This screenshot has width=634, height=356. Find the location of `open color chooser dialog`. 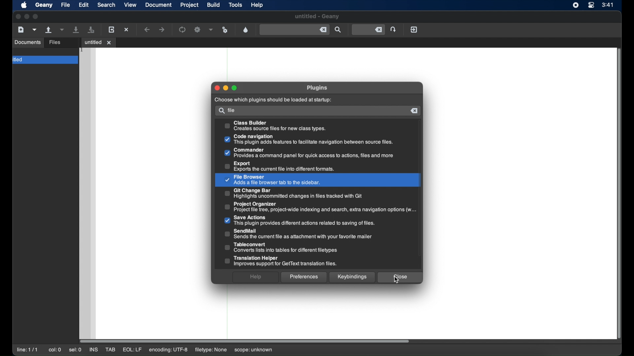

open color chooser dialog is located at coordinates (246, 30).